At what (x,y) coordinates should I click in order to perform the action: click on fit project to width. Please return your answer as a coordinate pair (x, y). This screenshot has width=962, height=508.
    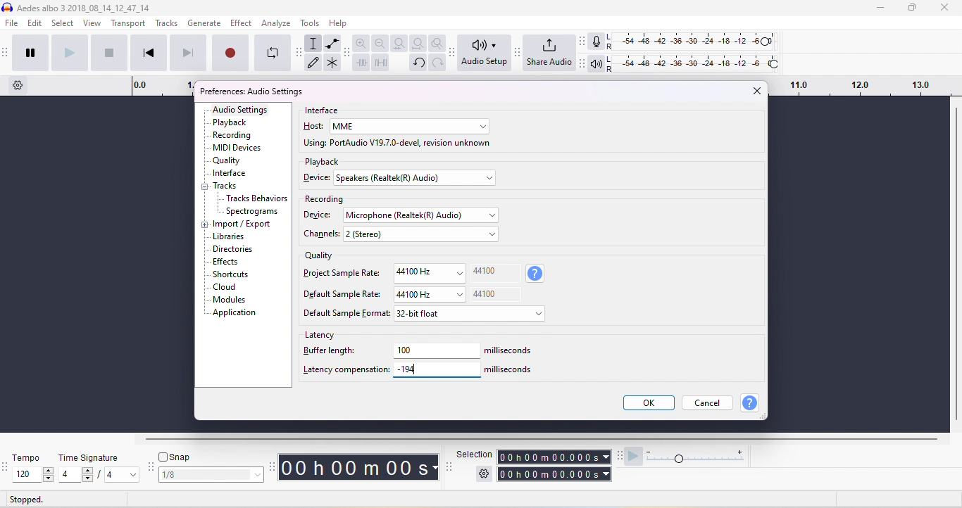
    Looking at the image, I should click on (420, 44).